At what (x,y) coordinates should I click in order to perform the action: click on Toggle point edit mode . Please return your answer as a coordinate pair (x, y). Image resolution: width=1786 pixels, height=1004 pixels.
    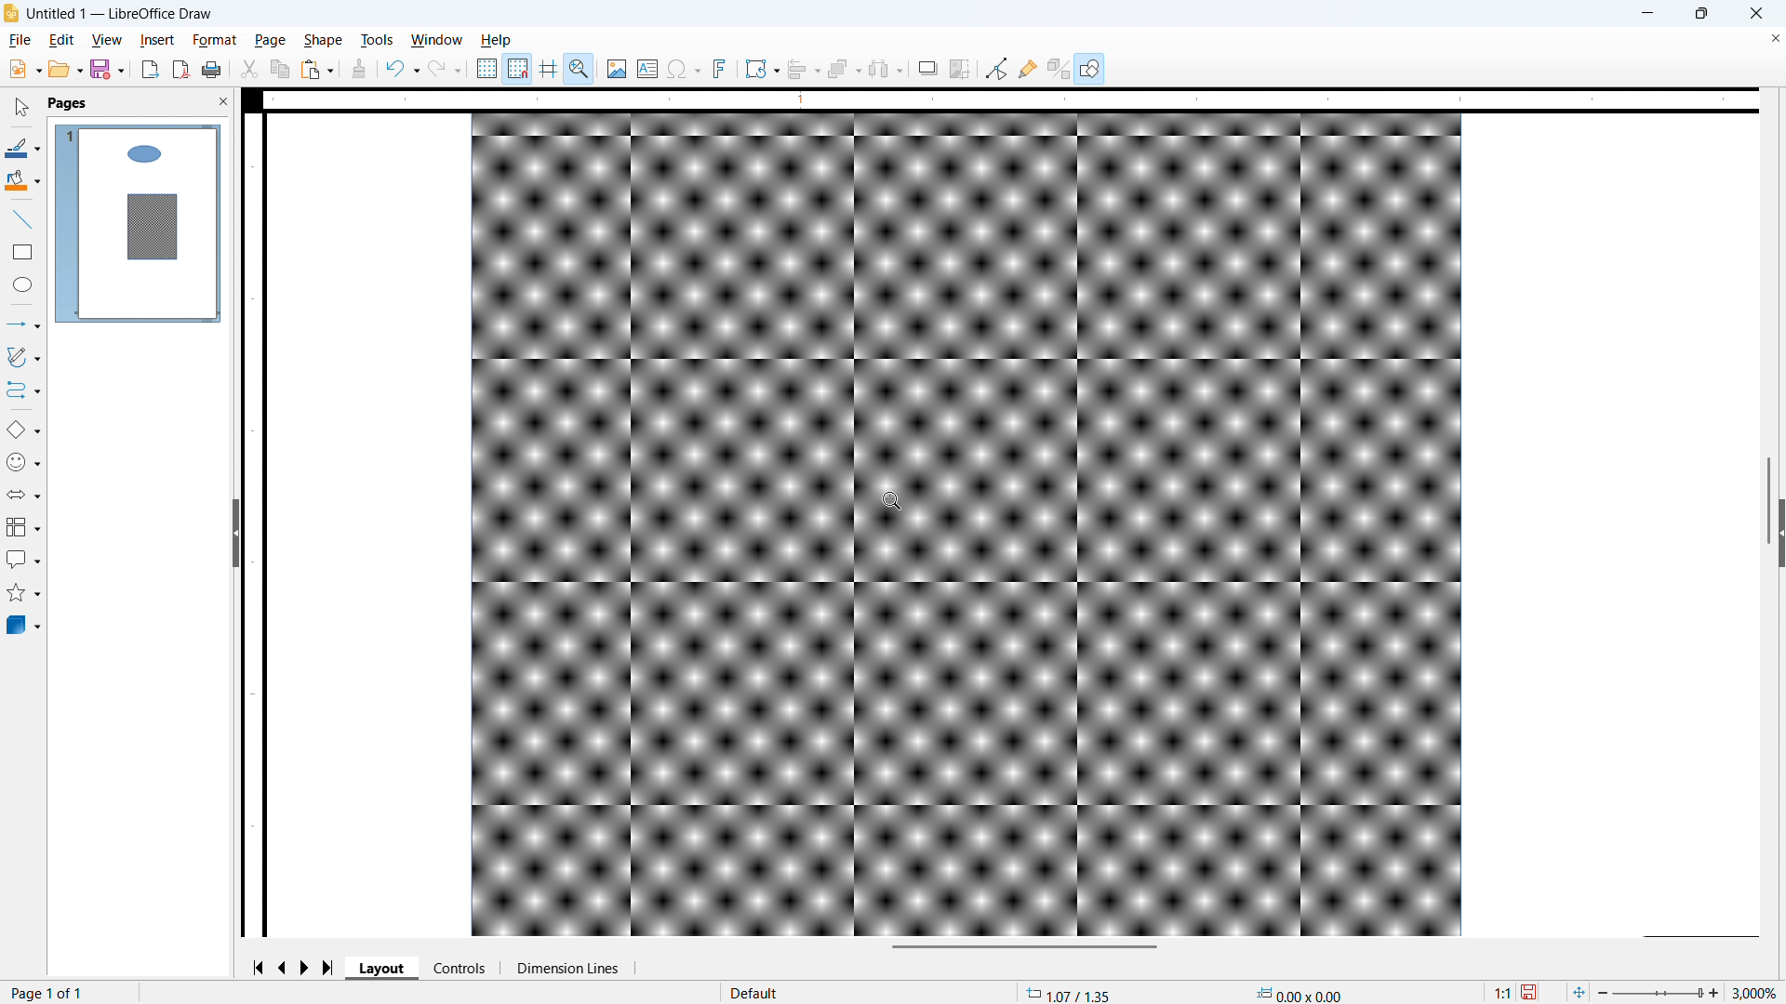
    Looking at the image, I should click on (996, 69).